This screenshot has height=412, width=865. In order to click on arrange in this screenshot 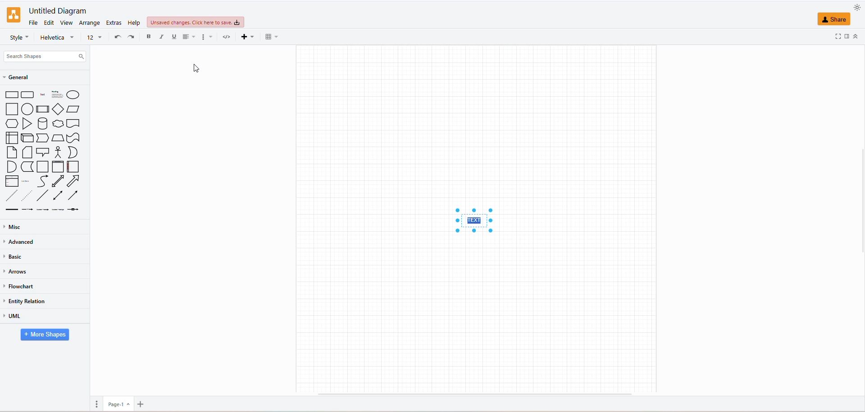, I will do `click(91, 22)`.